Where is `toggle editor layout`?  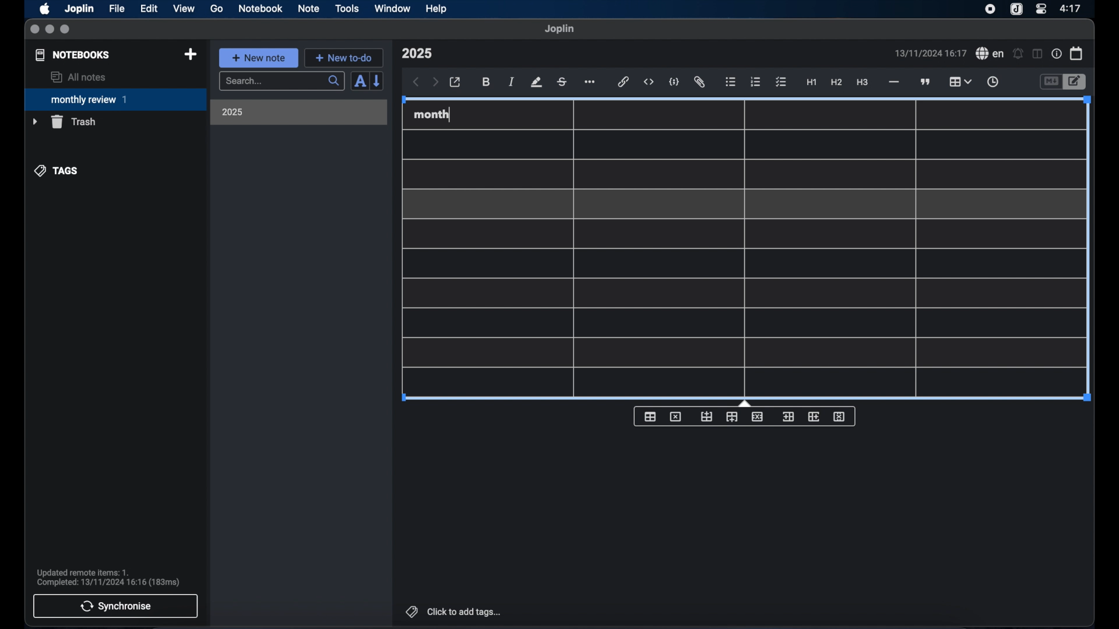
toggle editor layout is located at coordinates (1038, 54).